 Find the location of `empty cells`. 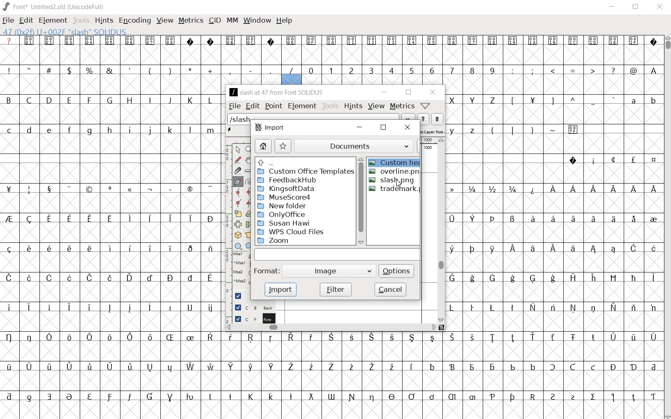

empty cells is located at coordinates (330, 351).